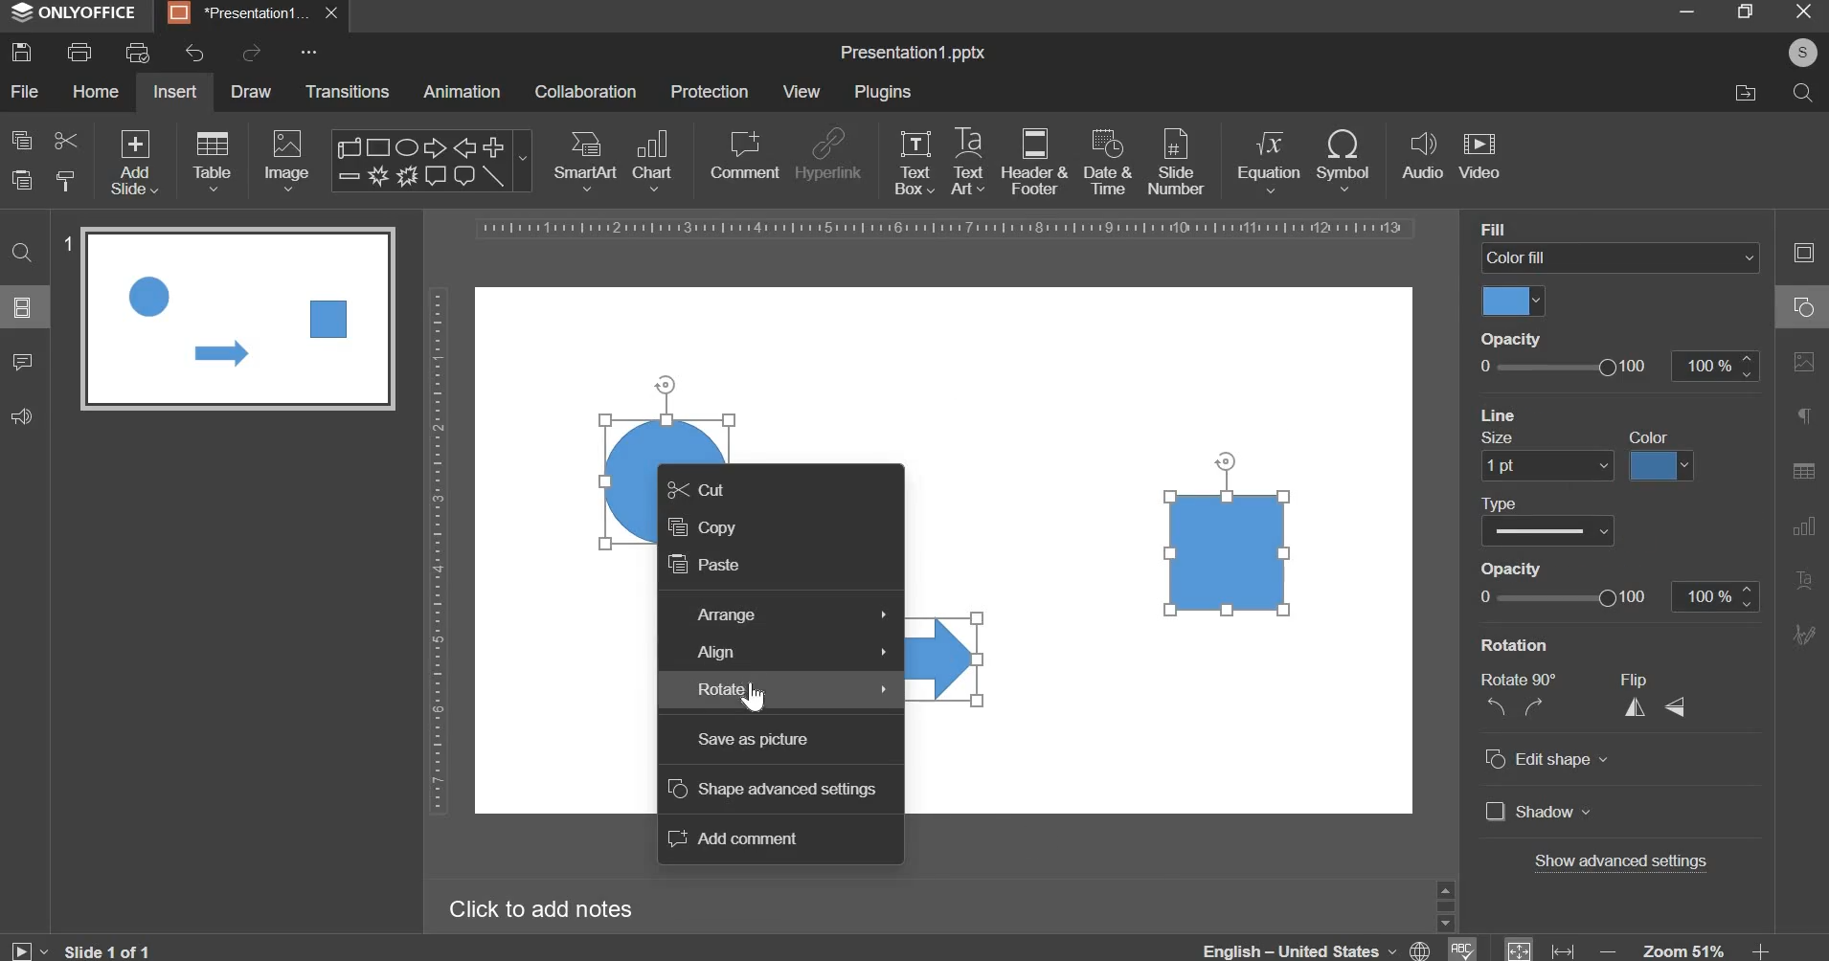 The width and height of the screenshot is (1829, 961). What do you see at coordinates (1685, 949) in the screenshot?
I see `zoom` at bounding box center [1685, 949].